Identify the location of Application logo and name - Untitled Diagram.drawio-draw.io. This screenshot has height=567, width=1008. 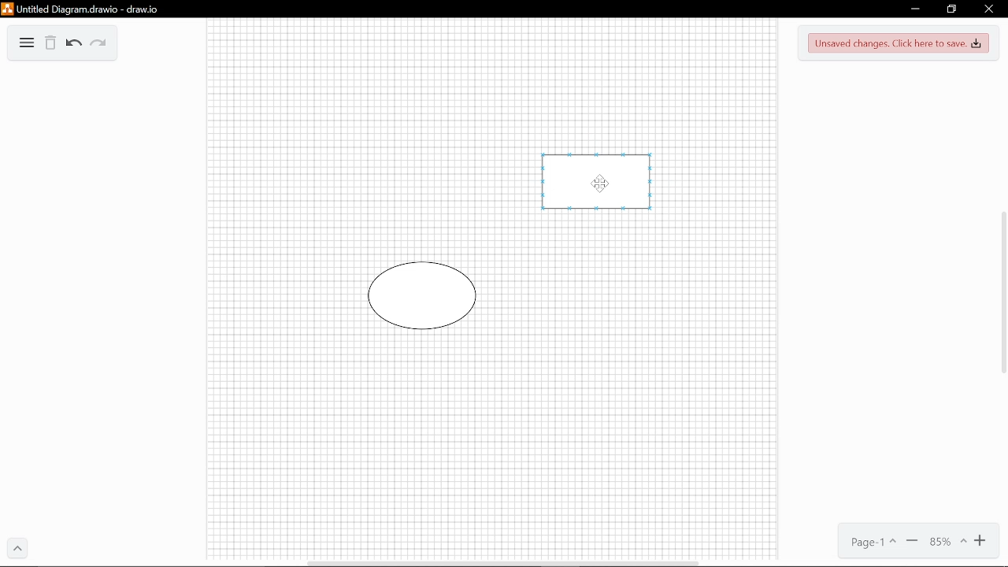
(82, 13).